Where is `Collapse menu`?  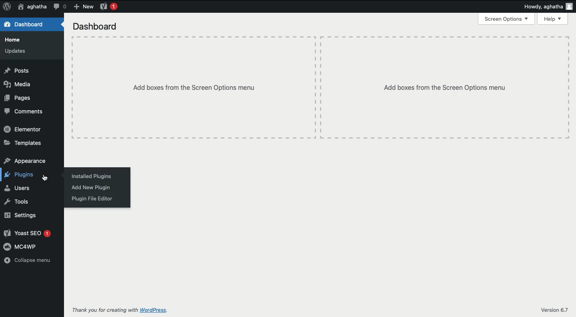
Collapse menu is located at coordinates (29, 261).